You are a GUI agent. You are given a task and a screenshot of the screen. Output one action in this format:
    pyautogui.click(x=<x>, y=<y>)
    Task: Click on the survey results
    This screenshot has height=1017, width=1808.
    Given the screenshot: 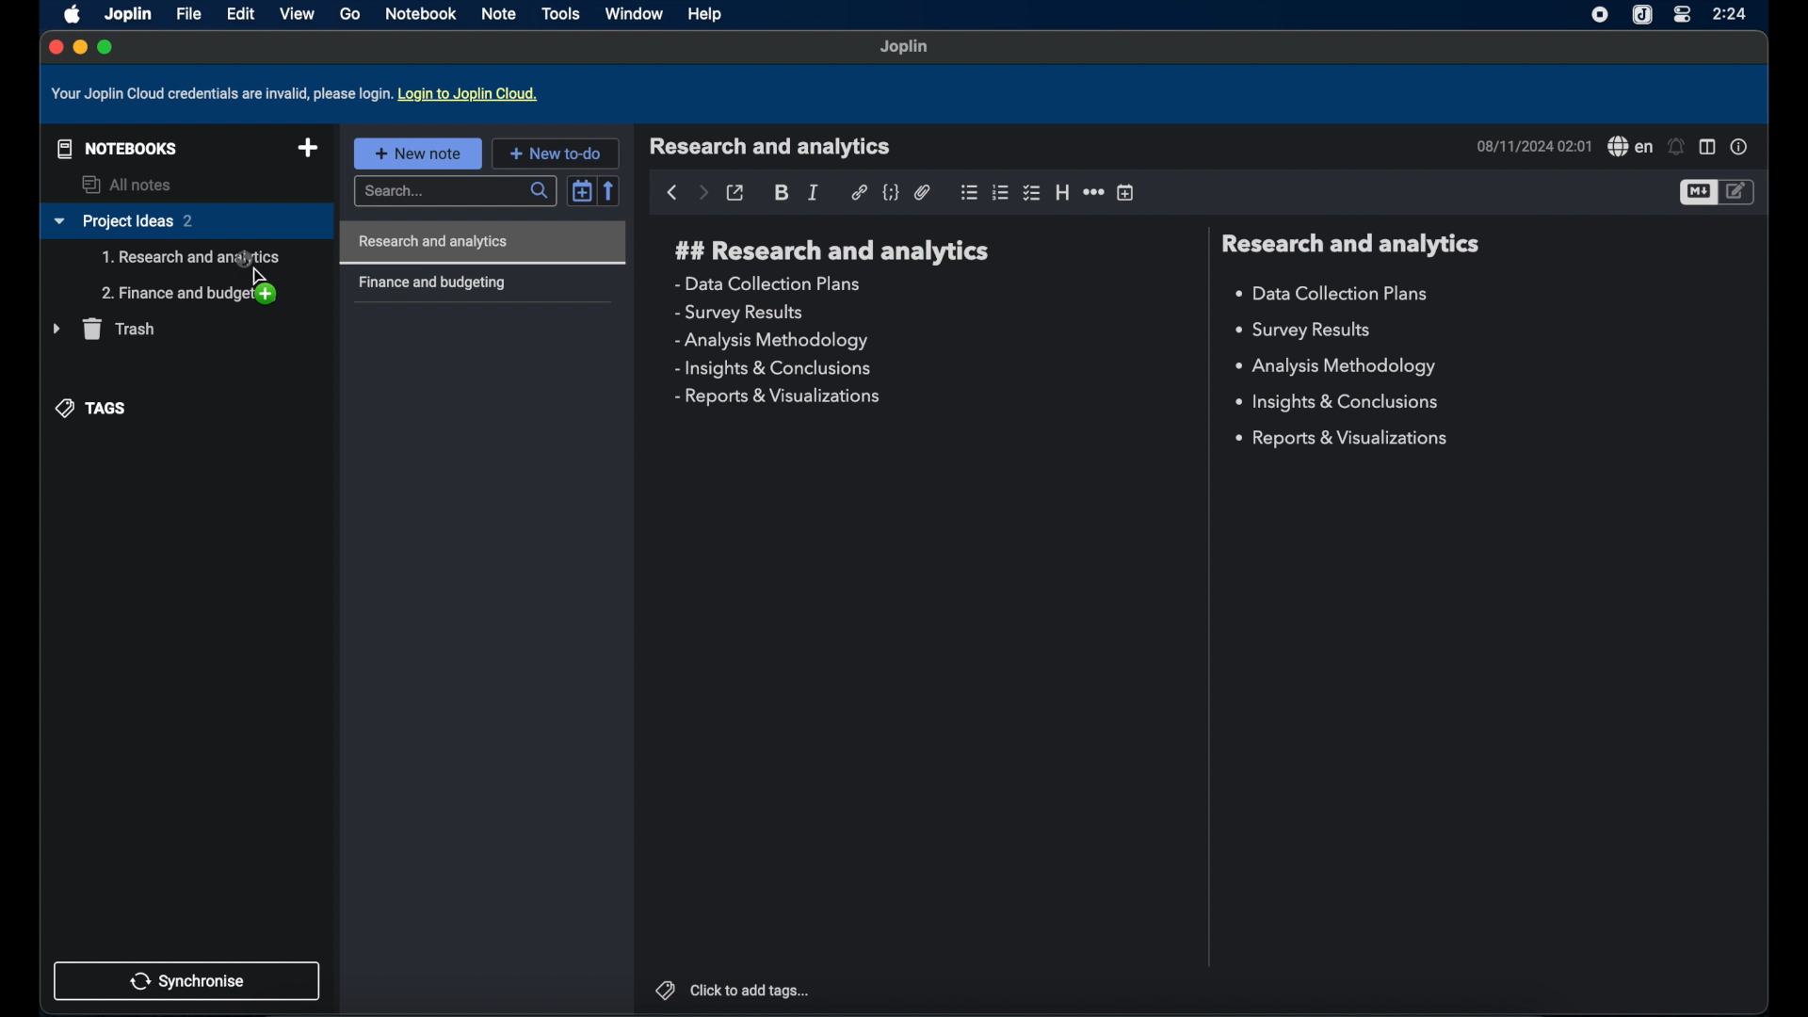 What is the action you would take?
    pyautogui.click(x=1311, y=331)
    